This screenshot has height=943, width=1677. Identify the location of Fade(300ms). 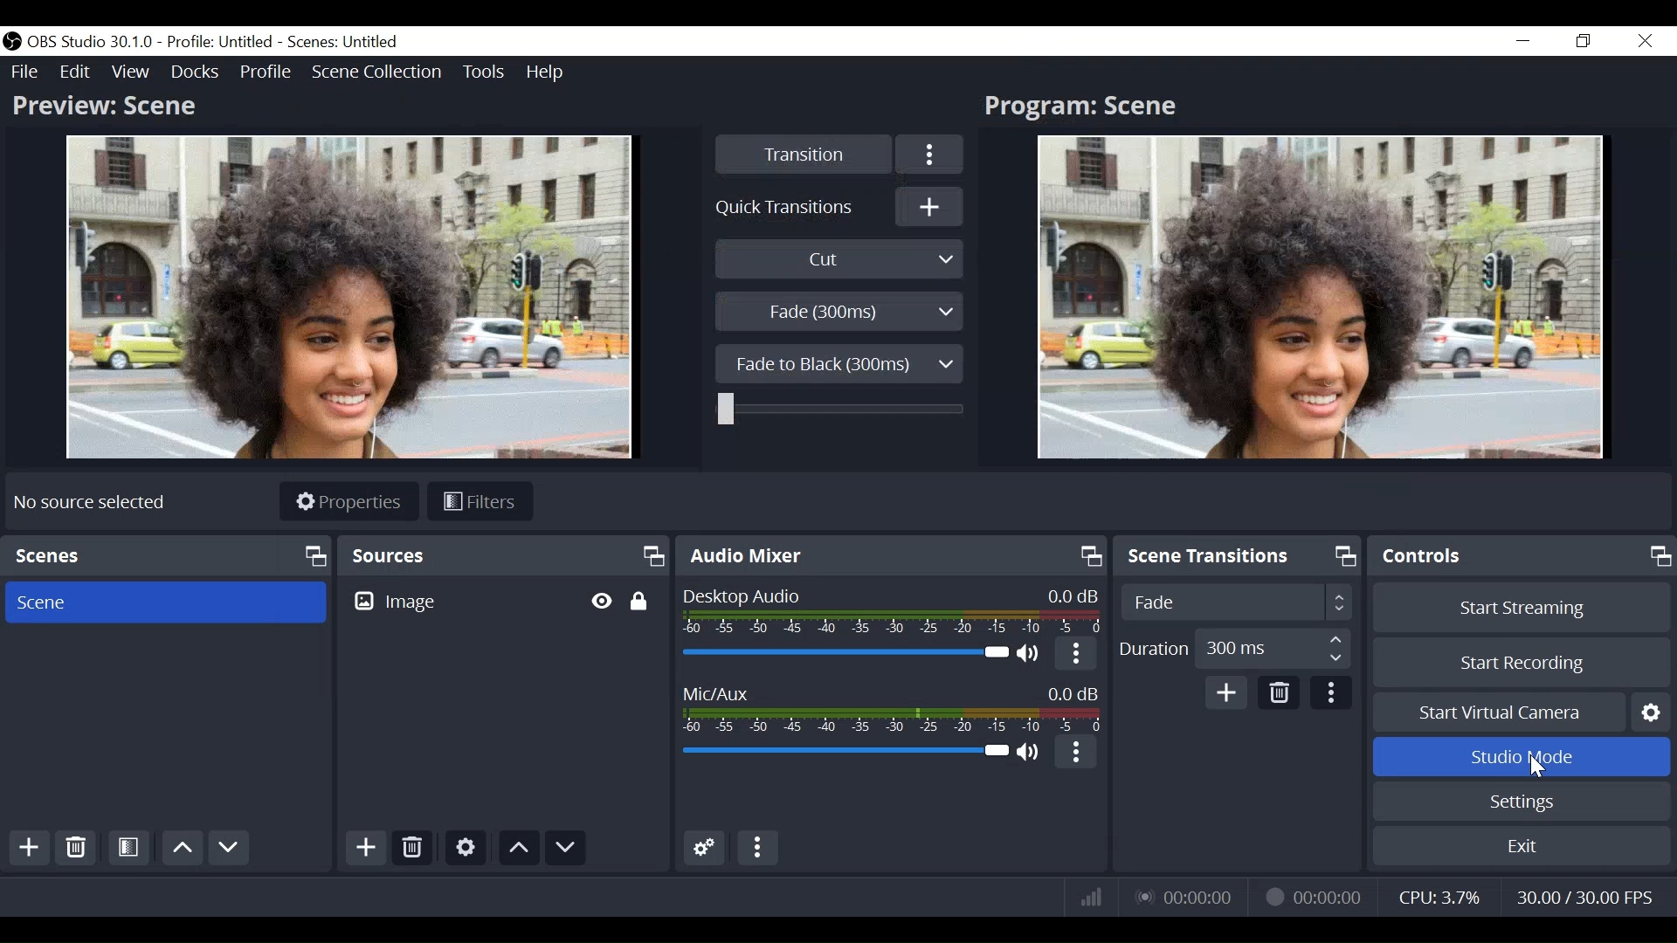
(838, 310).